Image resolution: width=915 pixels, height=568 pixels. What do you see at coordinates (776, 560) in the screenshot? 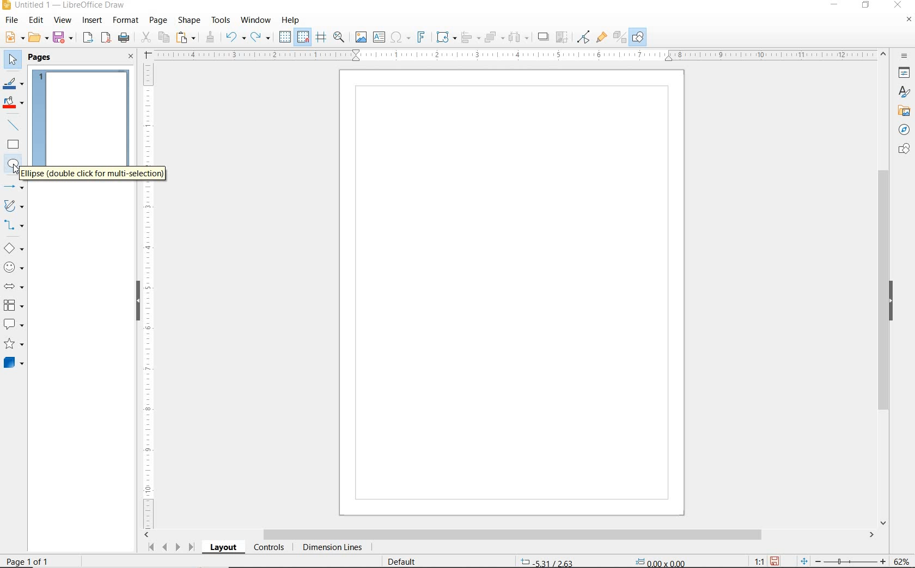
I see `SAVE` at bounding box center [776, 560].